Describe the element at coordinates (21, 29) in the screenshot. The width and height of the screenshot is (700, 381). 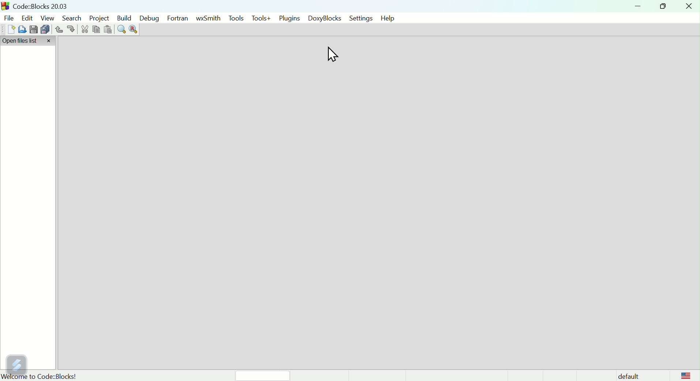
I see `Open file` at that location.